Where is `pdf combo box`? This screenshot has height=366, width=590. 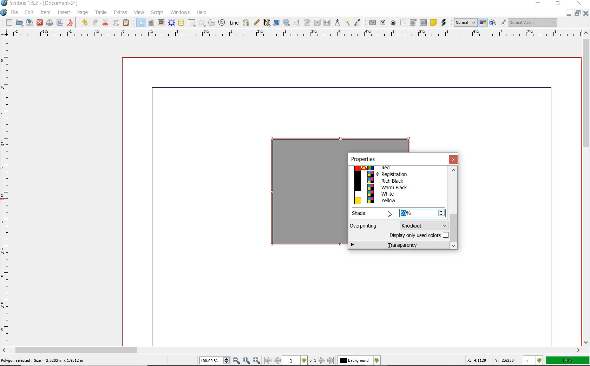 pdf combo box is located at coordinates (413, 23).